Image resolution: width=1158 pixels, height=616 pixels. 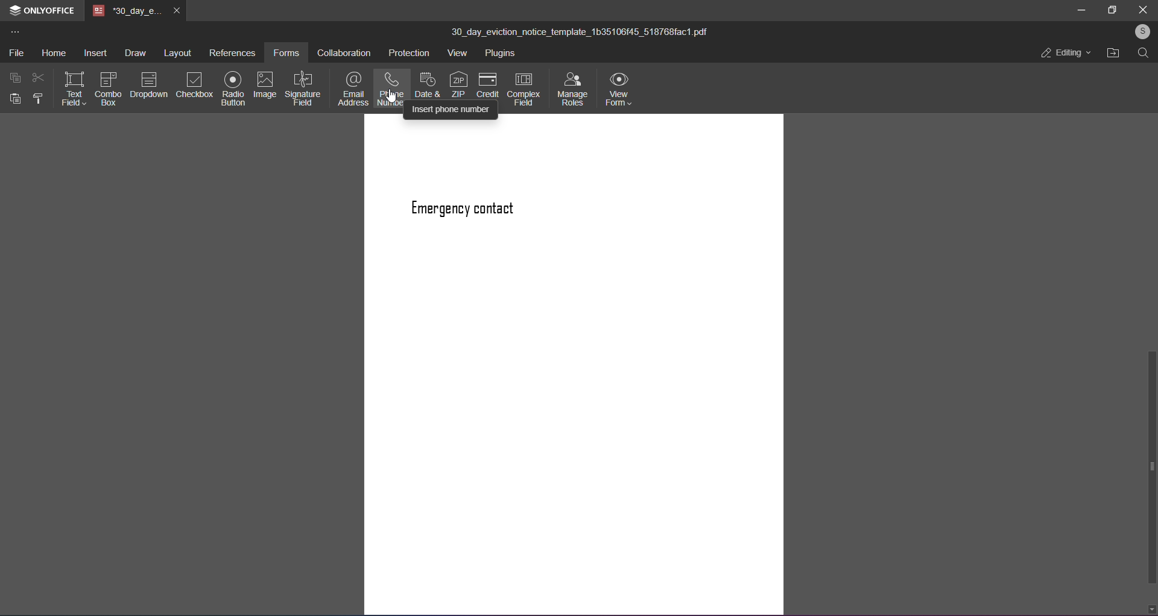 What do you see at coordinates (1063, 55) in the screenshot?
I see `editing` at bounding box center [1063, 55].